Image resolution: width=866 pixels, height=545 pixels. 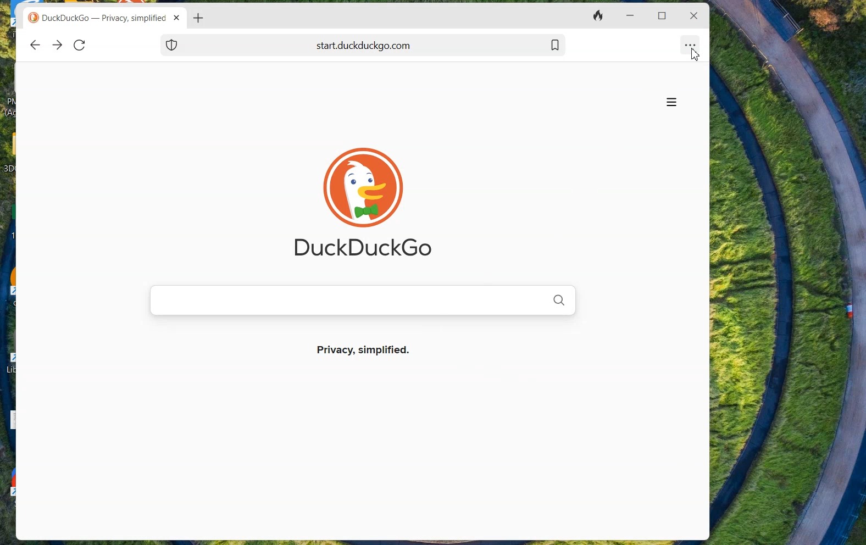 What do you see at coordinates (57, 46) in the screenshot?
I see `Forward` at bounding box center [57, 46].